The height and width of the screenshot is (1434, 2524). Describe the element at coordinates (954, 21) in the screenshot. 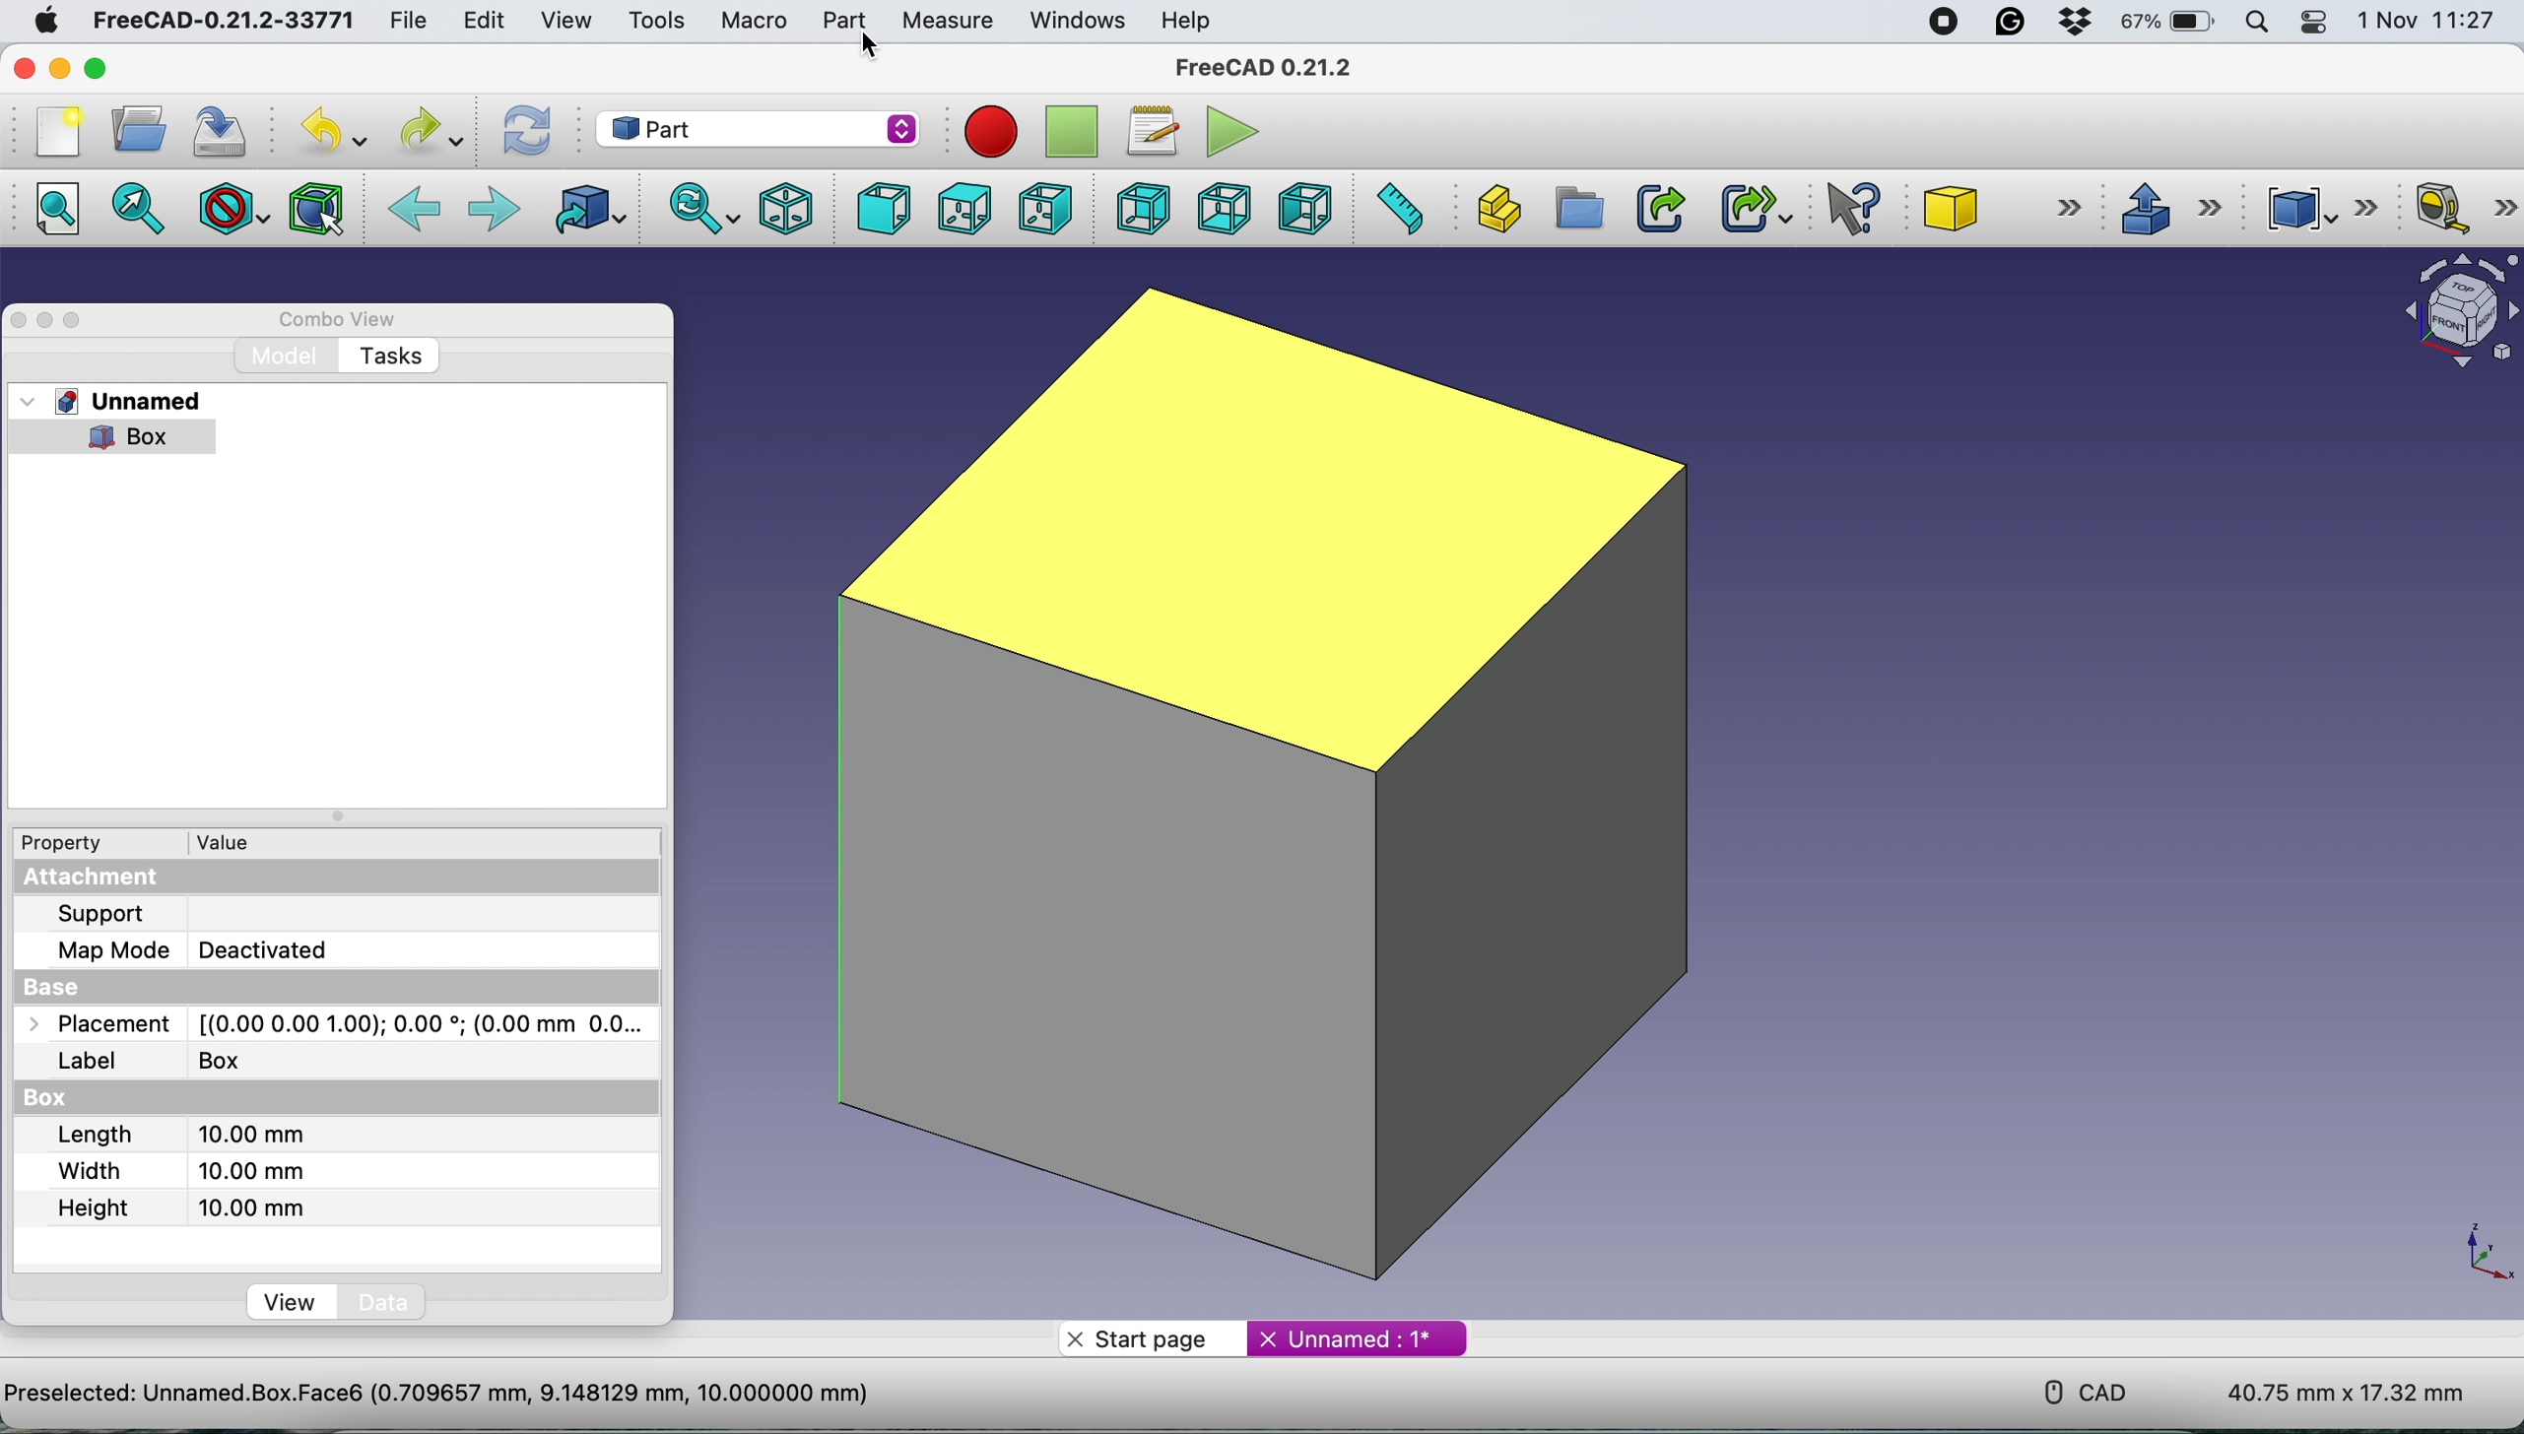

I see `measure` at that location.